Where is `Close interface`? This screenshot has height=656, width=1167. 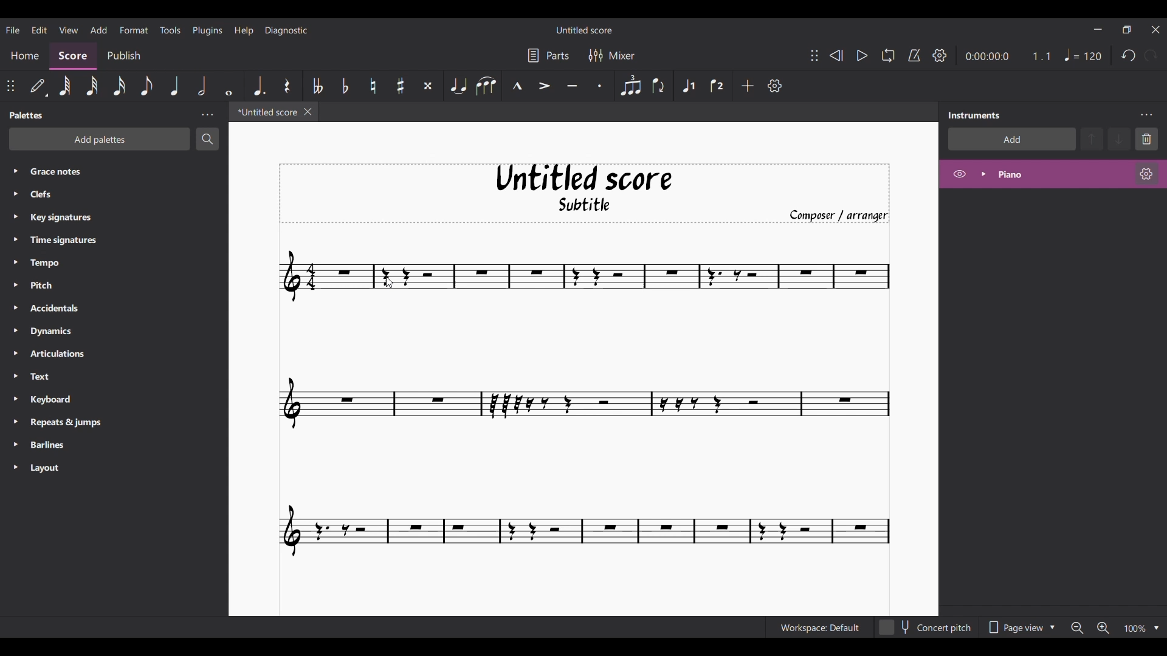 Close interface is located at coordinates (1155, 30).